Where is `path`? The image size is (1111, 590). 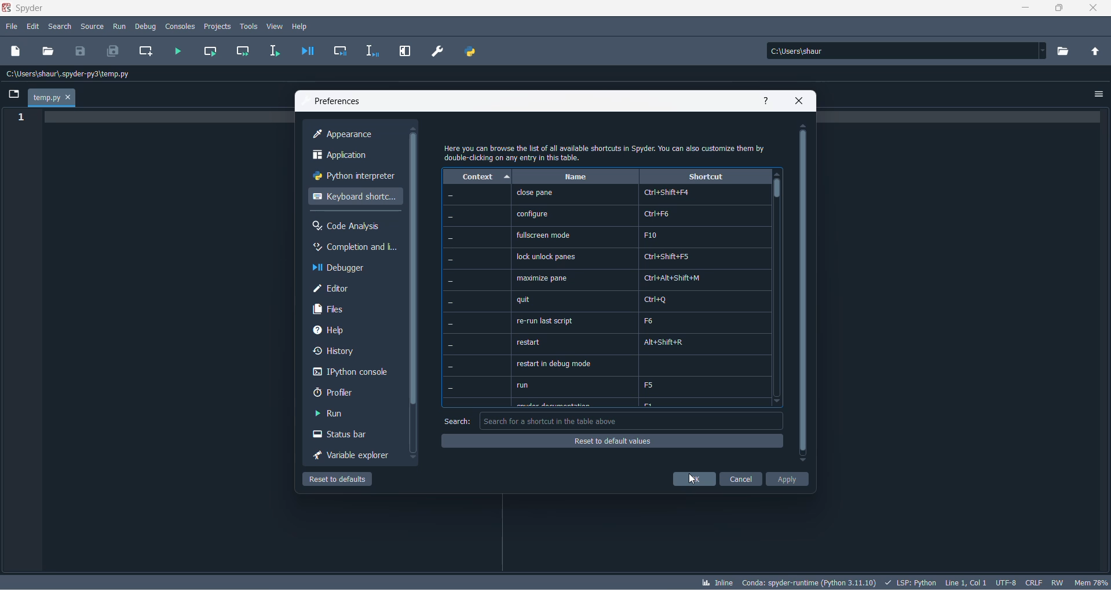
path is located at coordinates (904, 51).